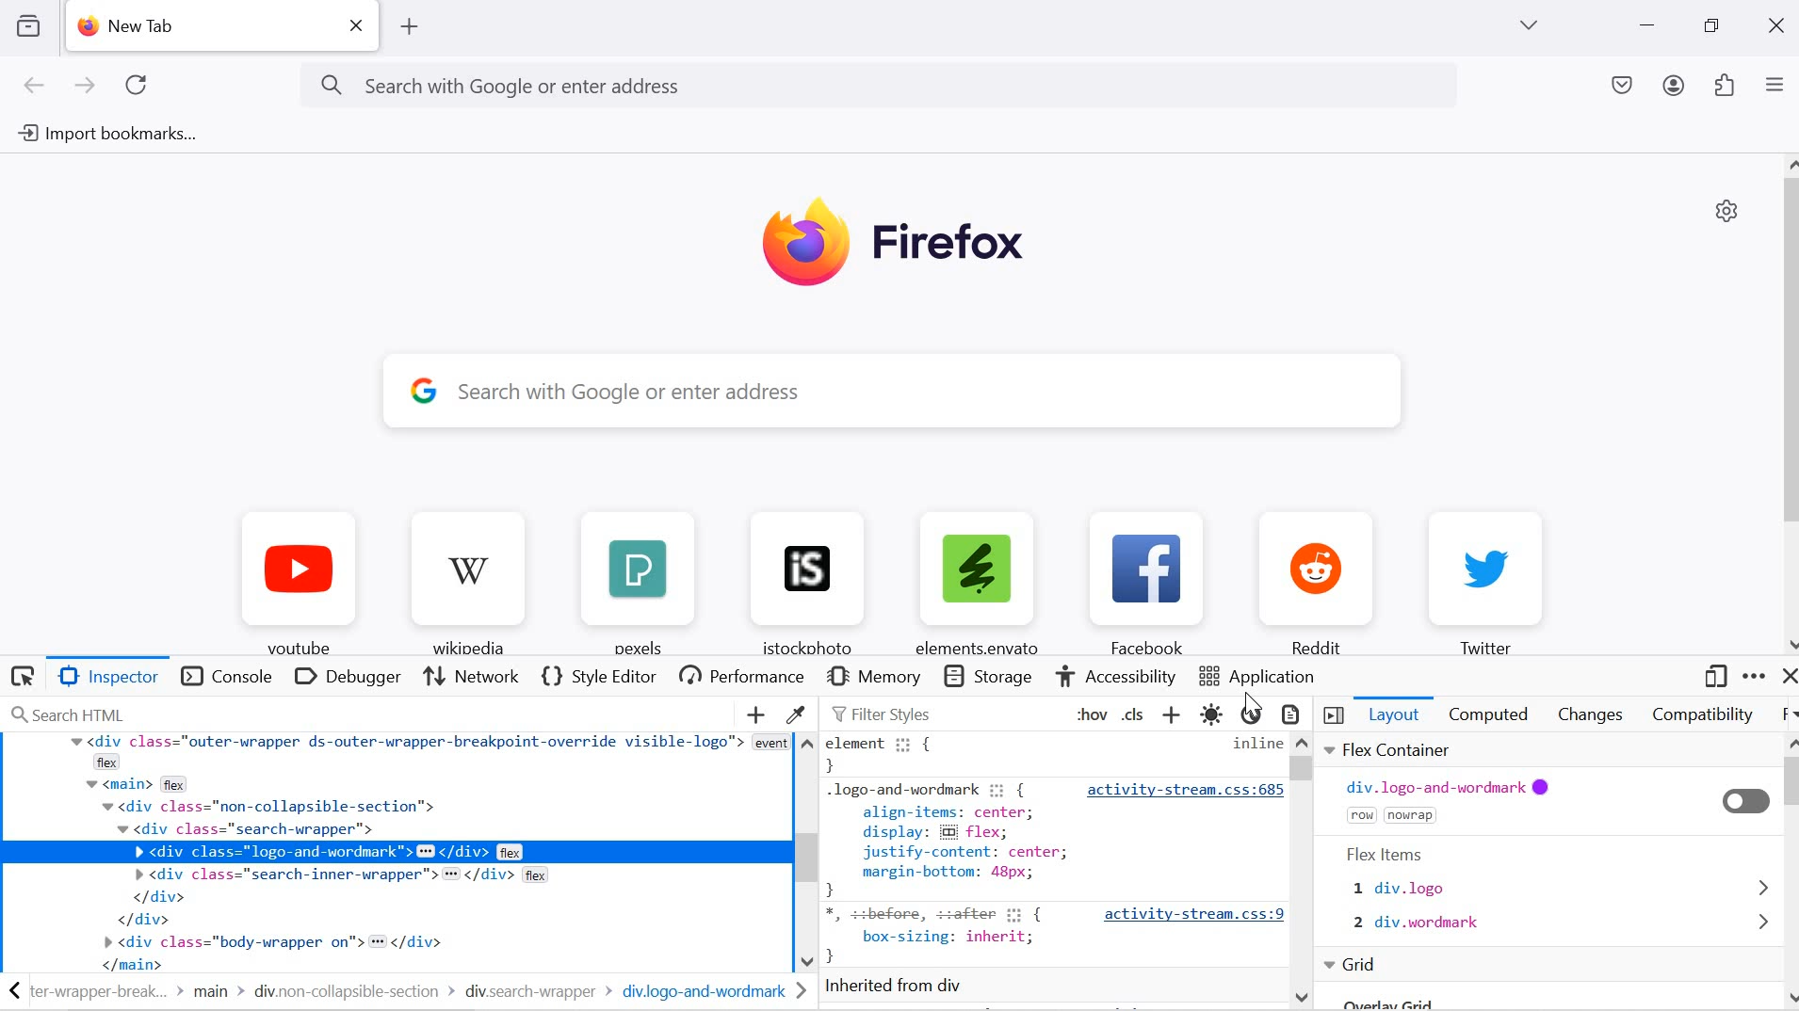 The width and height of the screenshot is (1799, 1011). Describe the element at coordinates (1562, 889) in the screenshot. I see `1 div.logo` at that location.